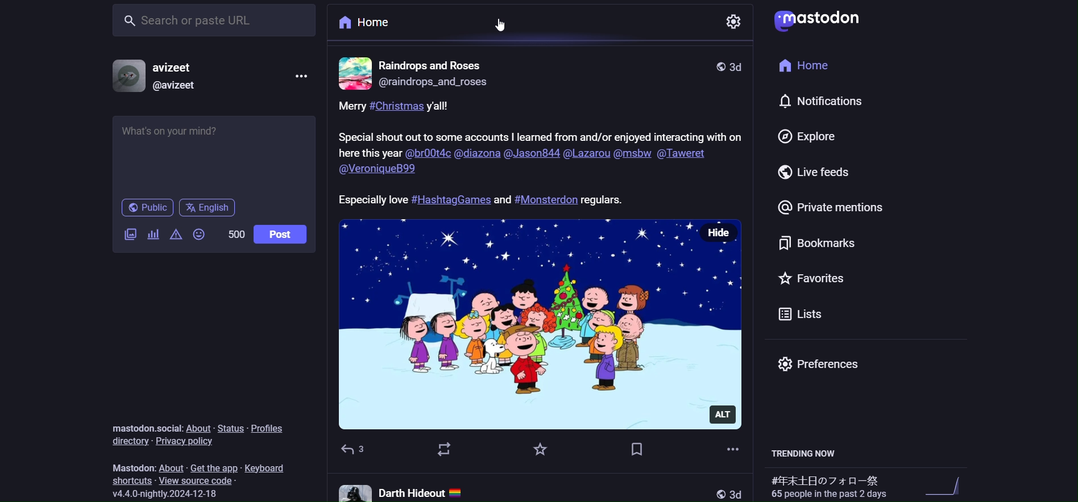 This screenshot has width=1078, height=502. Describe the element at coordinates (175, 235) in the screenshot. I see `content warning` at that location.